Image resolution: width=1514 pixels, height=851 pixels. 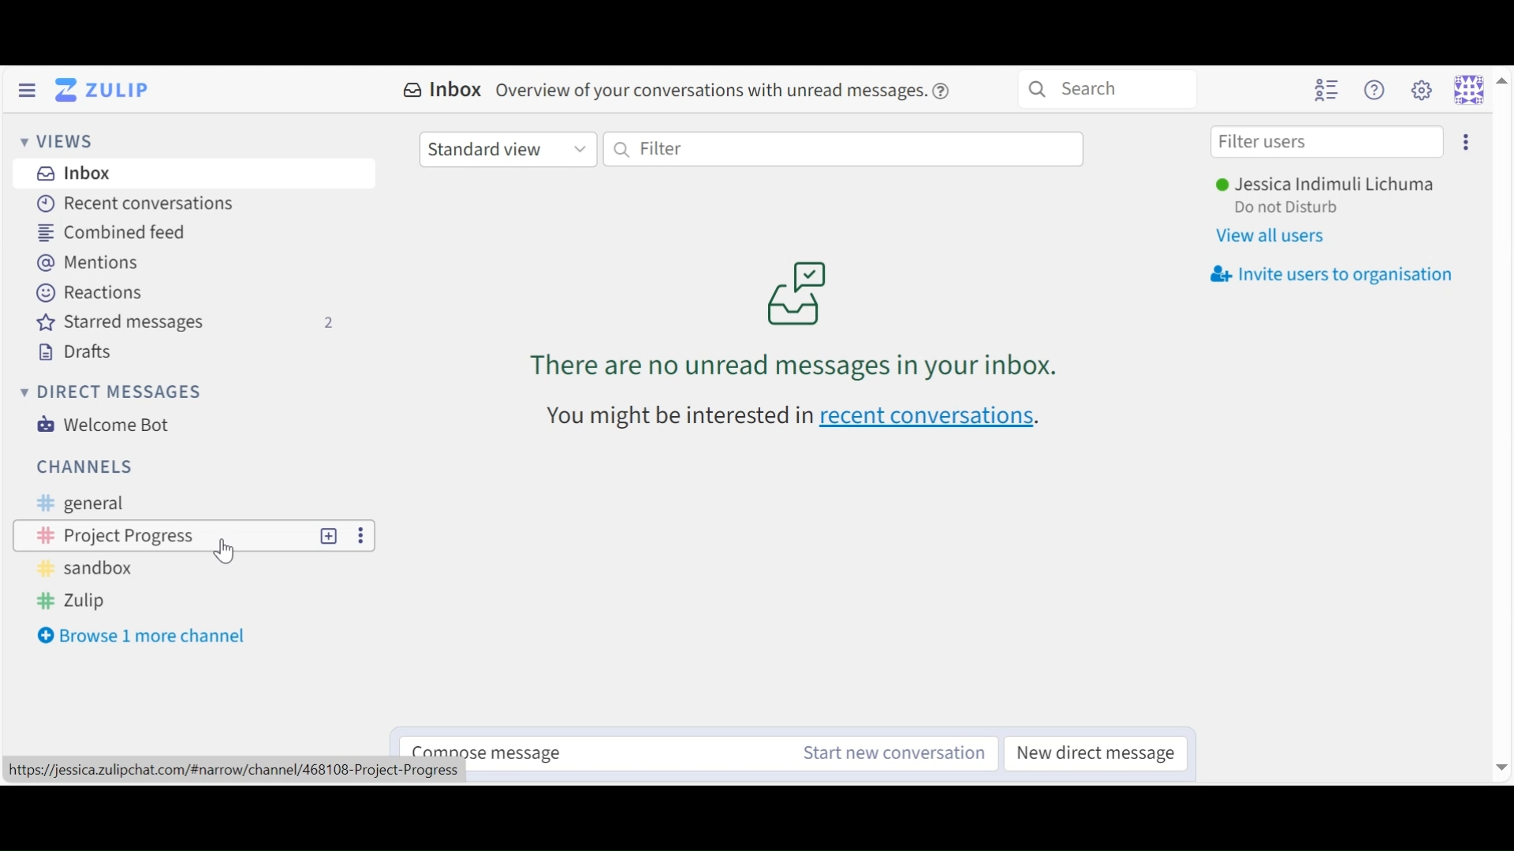 What do you see at coordinates (509, 150) in the screenshot?
I see `Standard view` at bounding box center [509, 150].